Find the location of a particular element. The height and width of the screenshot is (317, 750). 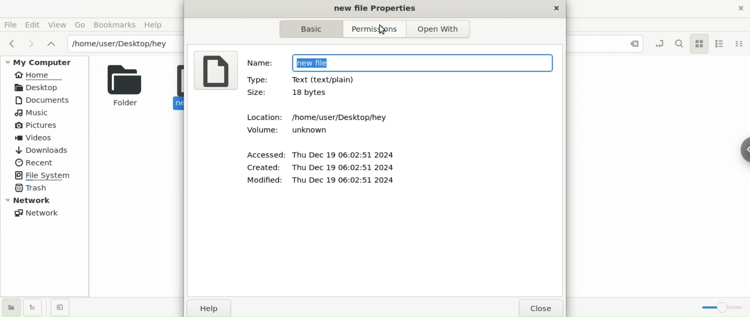

file is located at coordinates (214, 70).